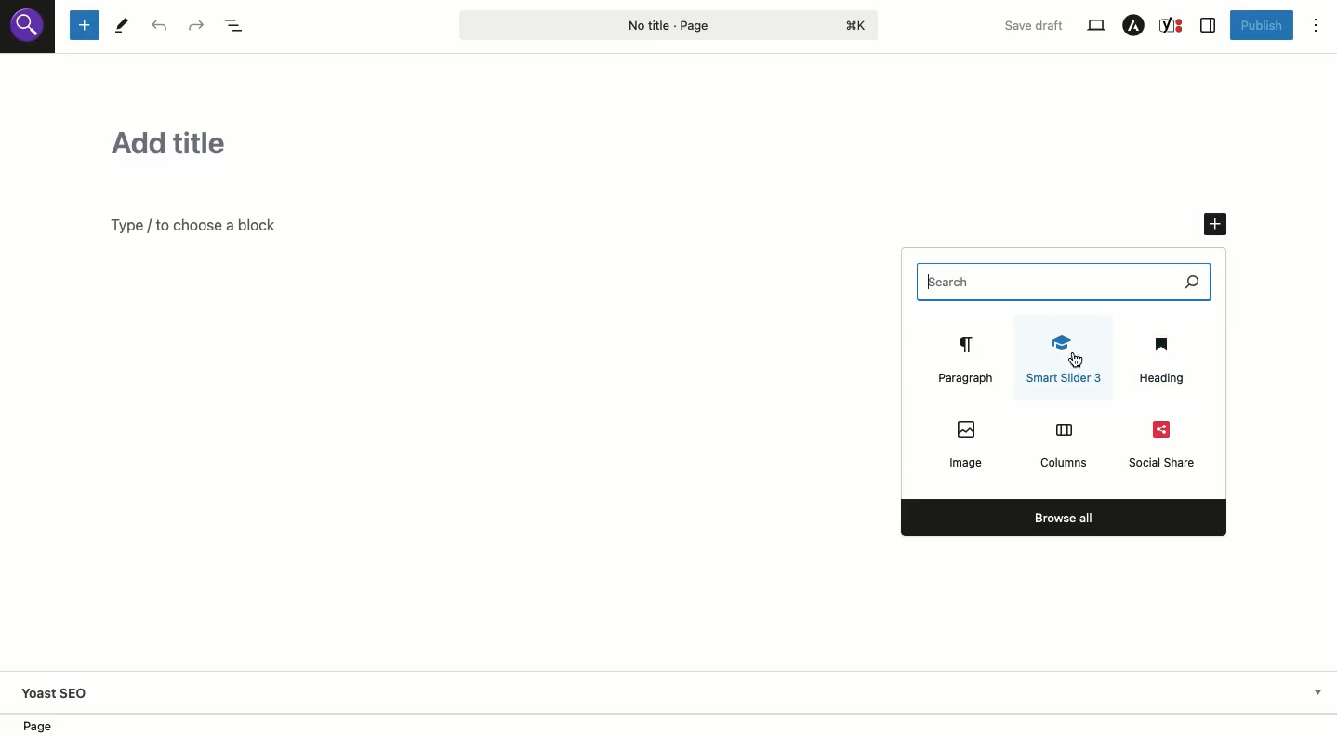 This screenshot has width=1337, height=736. Describe the element at coordinates (1161, 360) in the screenshot. I see `Heading` at that location.